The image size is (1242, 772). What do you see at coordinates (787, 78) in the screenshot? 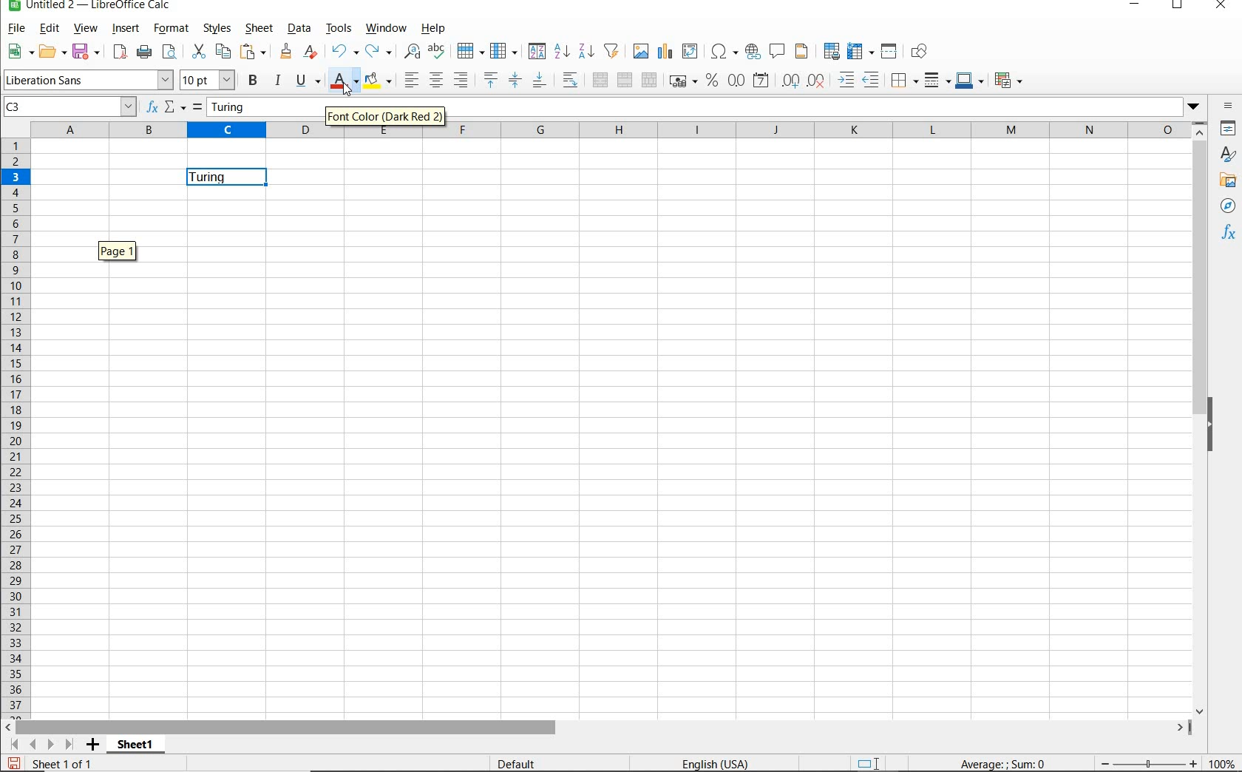
I see `ADD DECIMAL PLACE` at bounding box center [787, 78].